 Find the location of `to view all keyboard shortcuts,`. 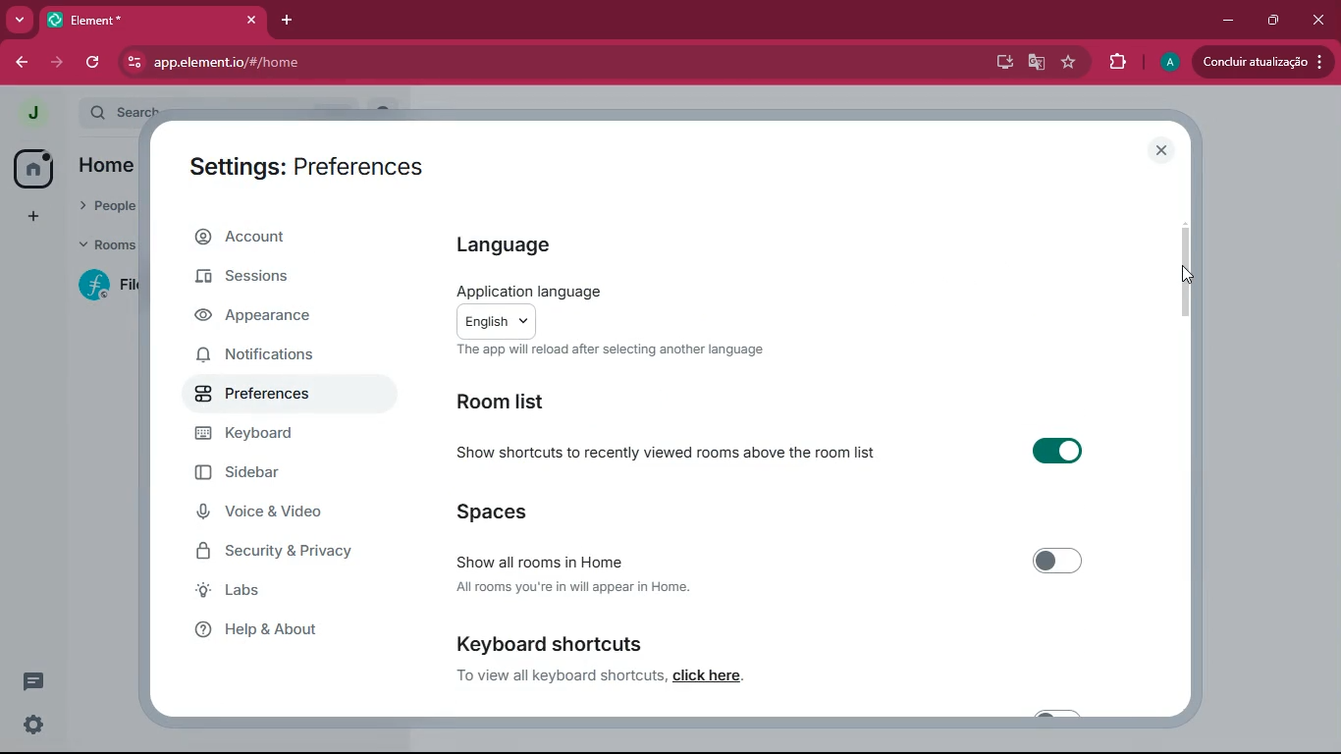

to view all keyboard shortcuts, is located at coordinates (561, 674).